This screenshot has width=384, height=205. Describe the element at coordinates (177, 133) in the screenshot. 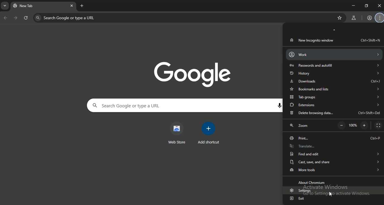

I see `web store` at that location.